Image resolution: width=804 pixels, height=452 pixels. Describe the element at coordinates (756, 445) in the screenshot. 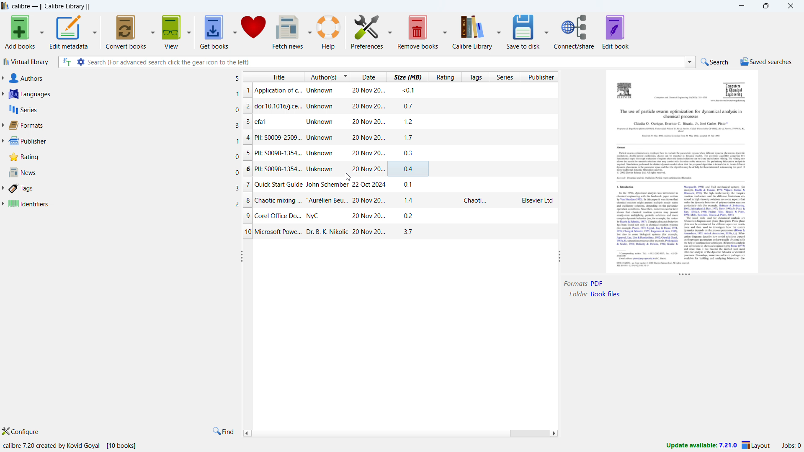

I see `layout` at that location.